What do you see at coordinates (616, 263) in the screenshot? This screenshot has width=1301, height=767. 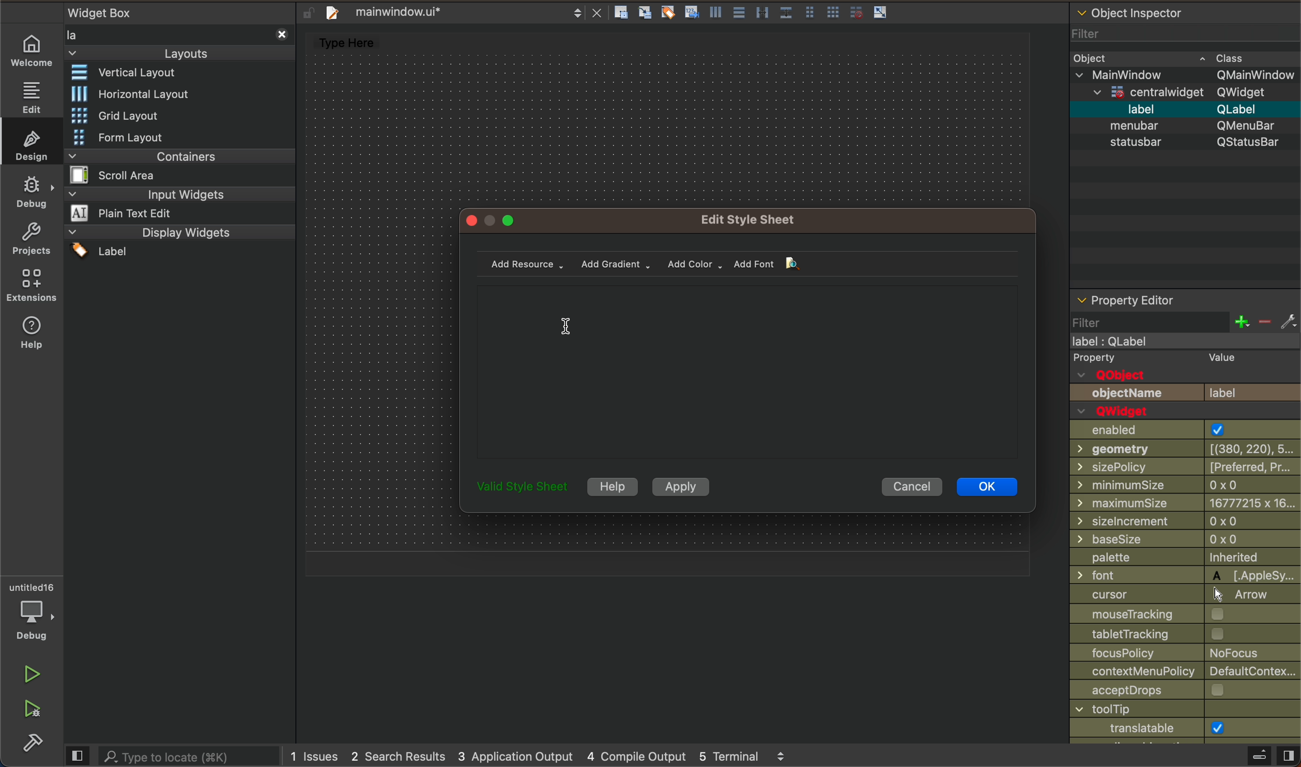 I see `add gradients` at bounding box center [616, 263].